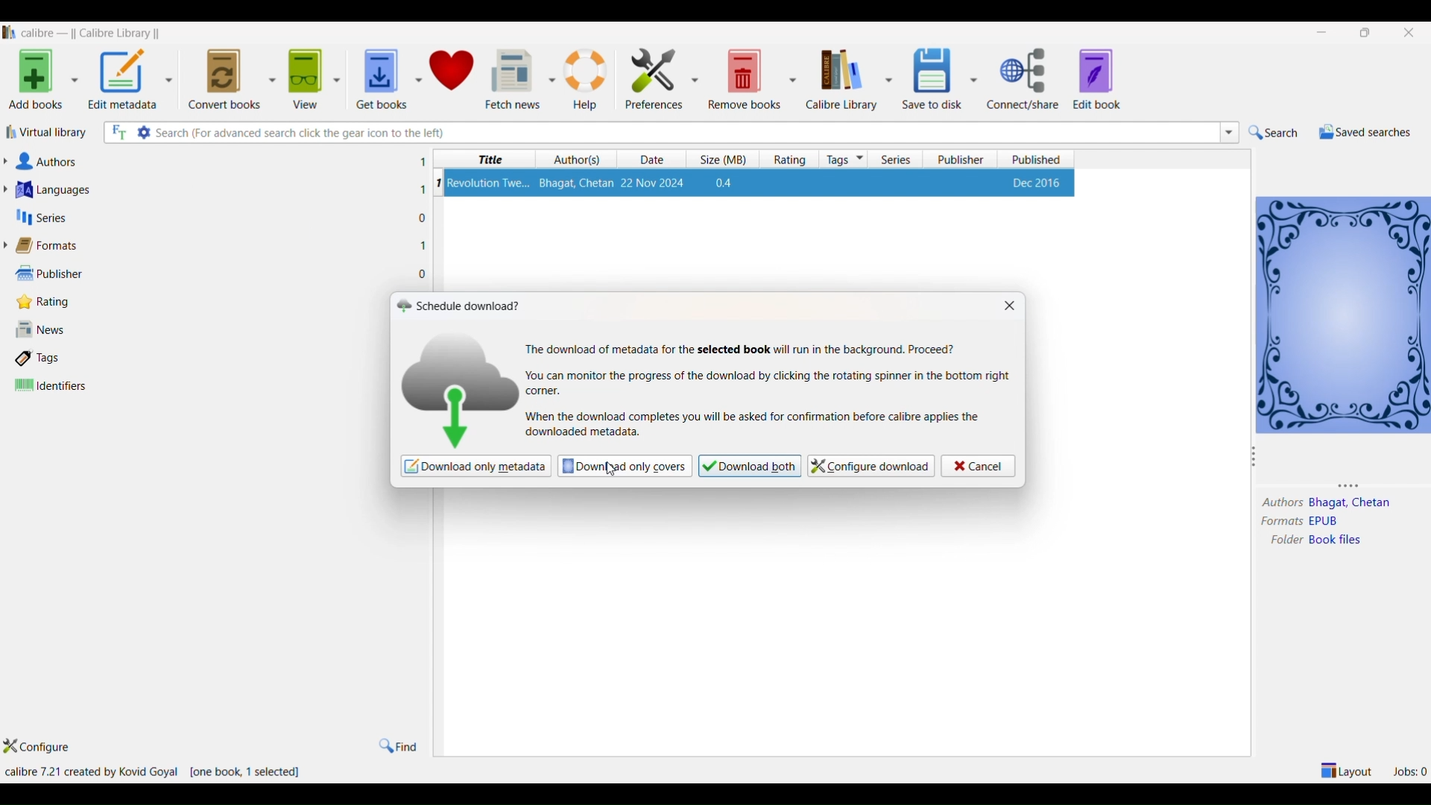 The width and height of the screenshot is (1431, 805). What do you see at coordinates (793, 78) in the screenshot?
I see `remove books options dropdown button` at bounding box center [793, 78].